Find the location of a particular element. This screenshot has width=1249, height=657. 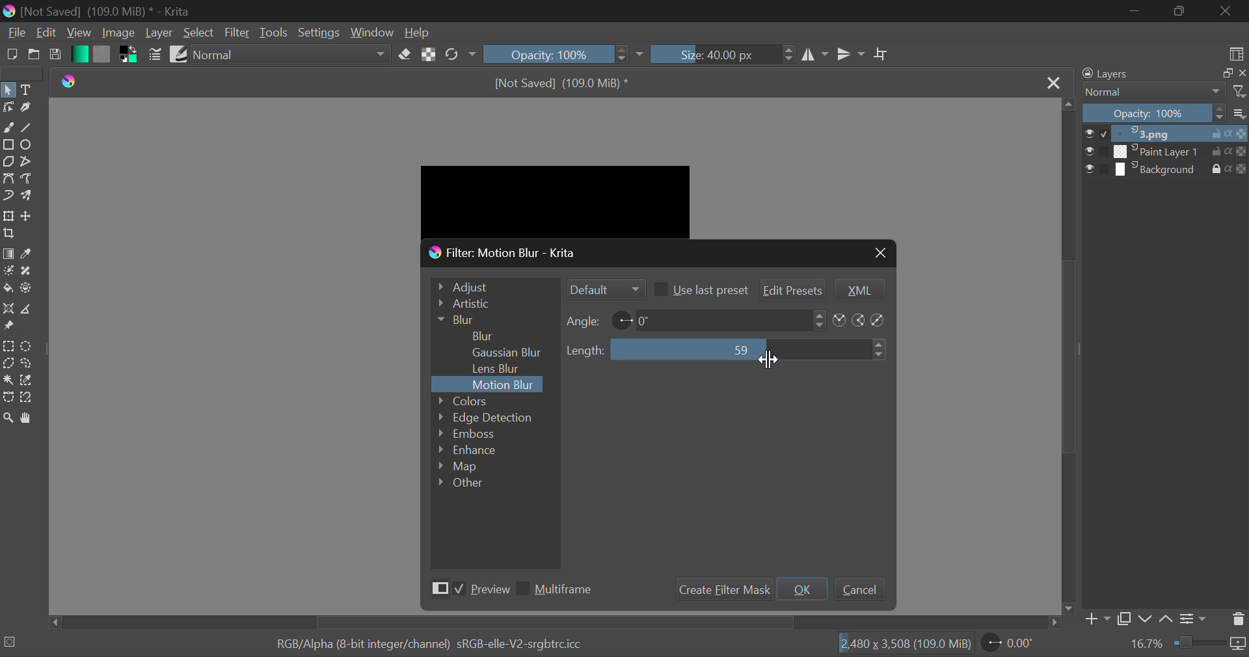

Filter: Motion Blur - Krita is located at coordinates (511, 252).